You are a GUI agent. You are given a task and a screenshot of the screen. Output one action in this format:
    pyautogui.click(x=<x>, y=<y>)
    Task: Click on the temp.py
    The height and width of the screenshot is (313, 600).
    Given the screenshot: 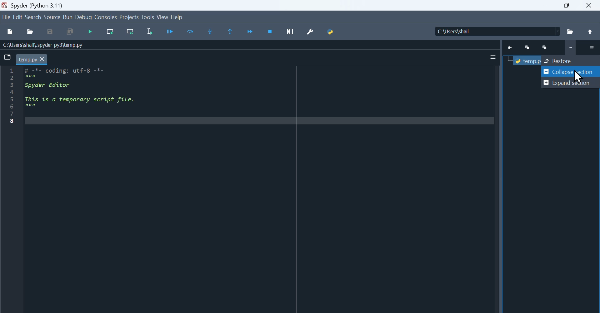 What is the action you would take?
    pyautogui.click(x=28, y=60)
    